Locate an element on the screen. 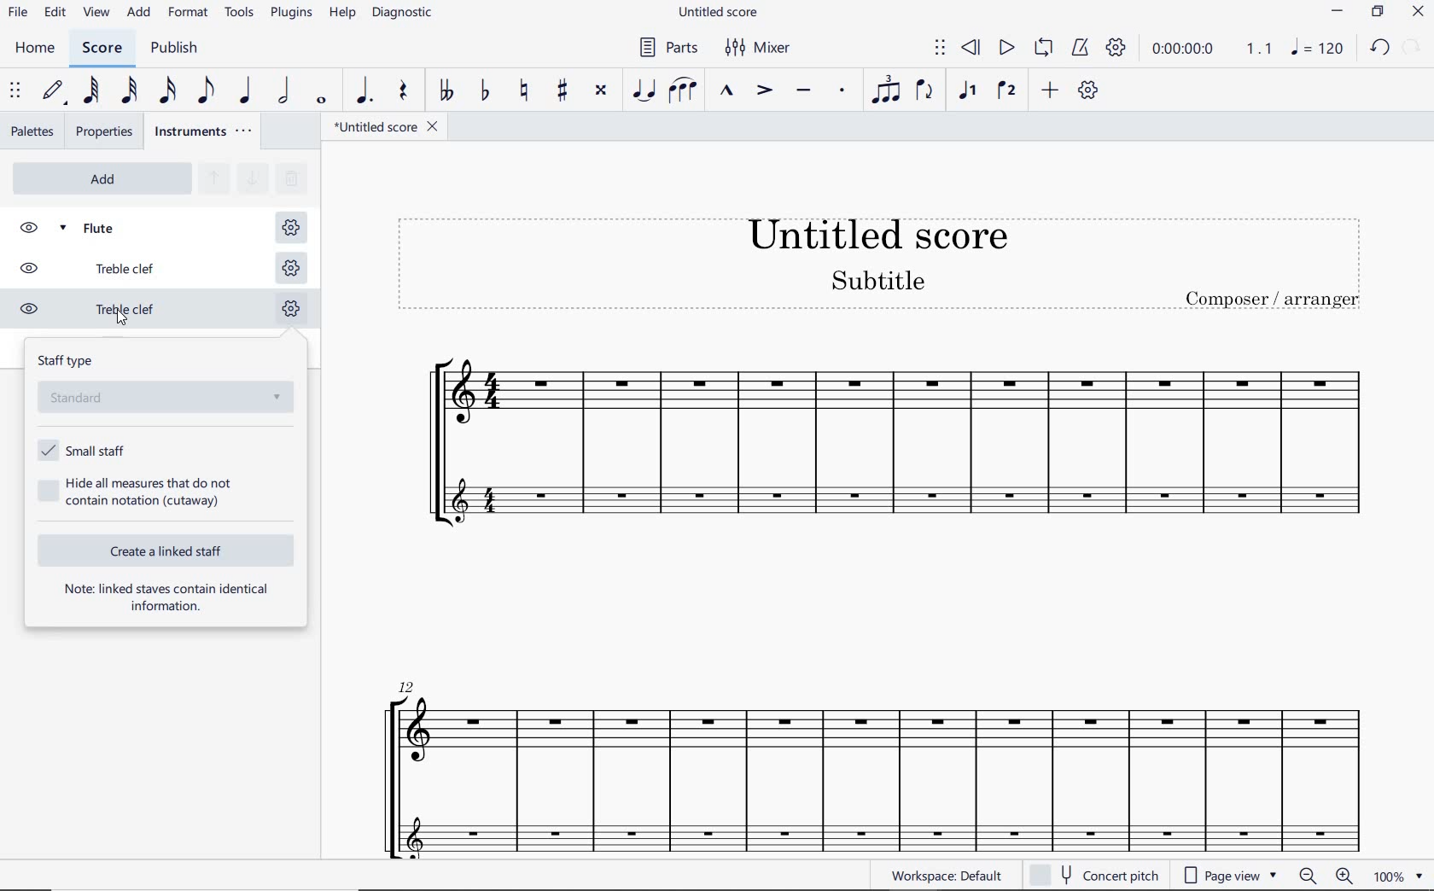 Image resolution: width=1434 pixels, height=891 pixels. HALF NOTE is located at coordinates (285, 92).